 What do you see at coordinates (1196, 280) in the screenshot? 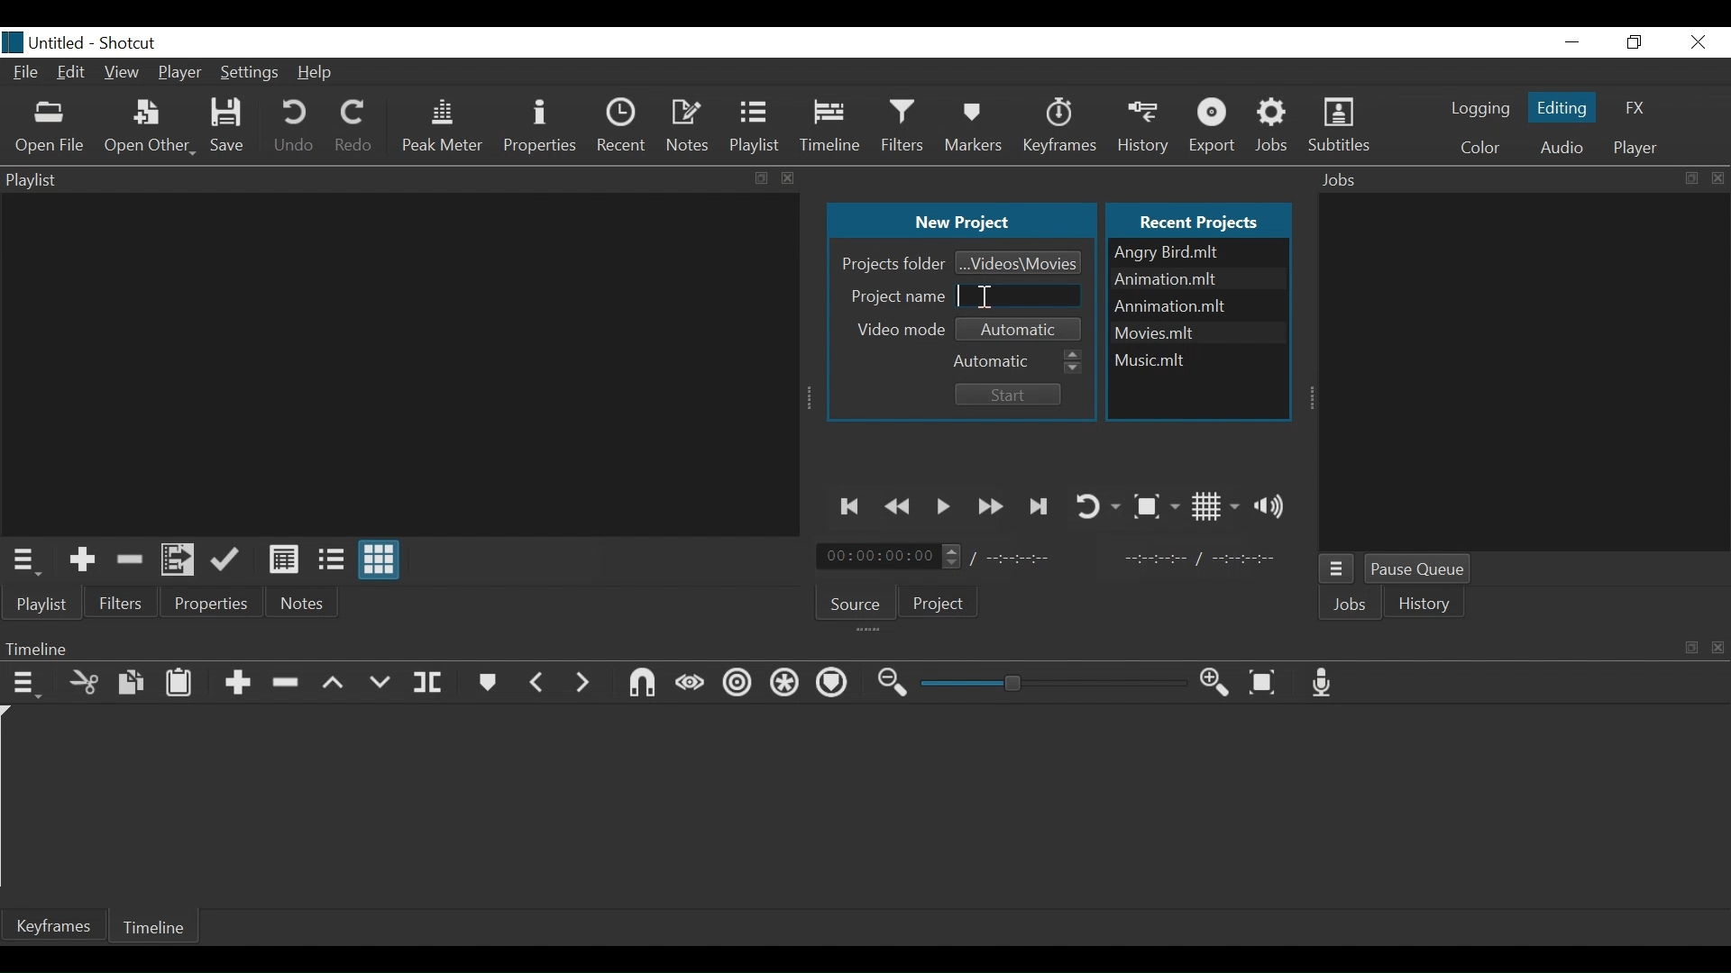
I see `File name` at bounding box center [1196, 280].